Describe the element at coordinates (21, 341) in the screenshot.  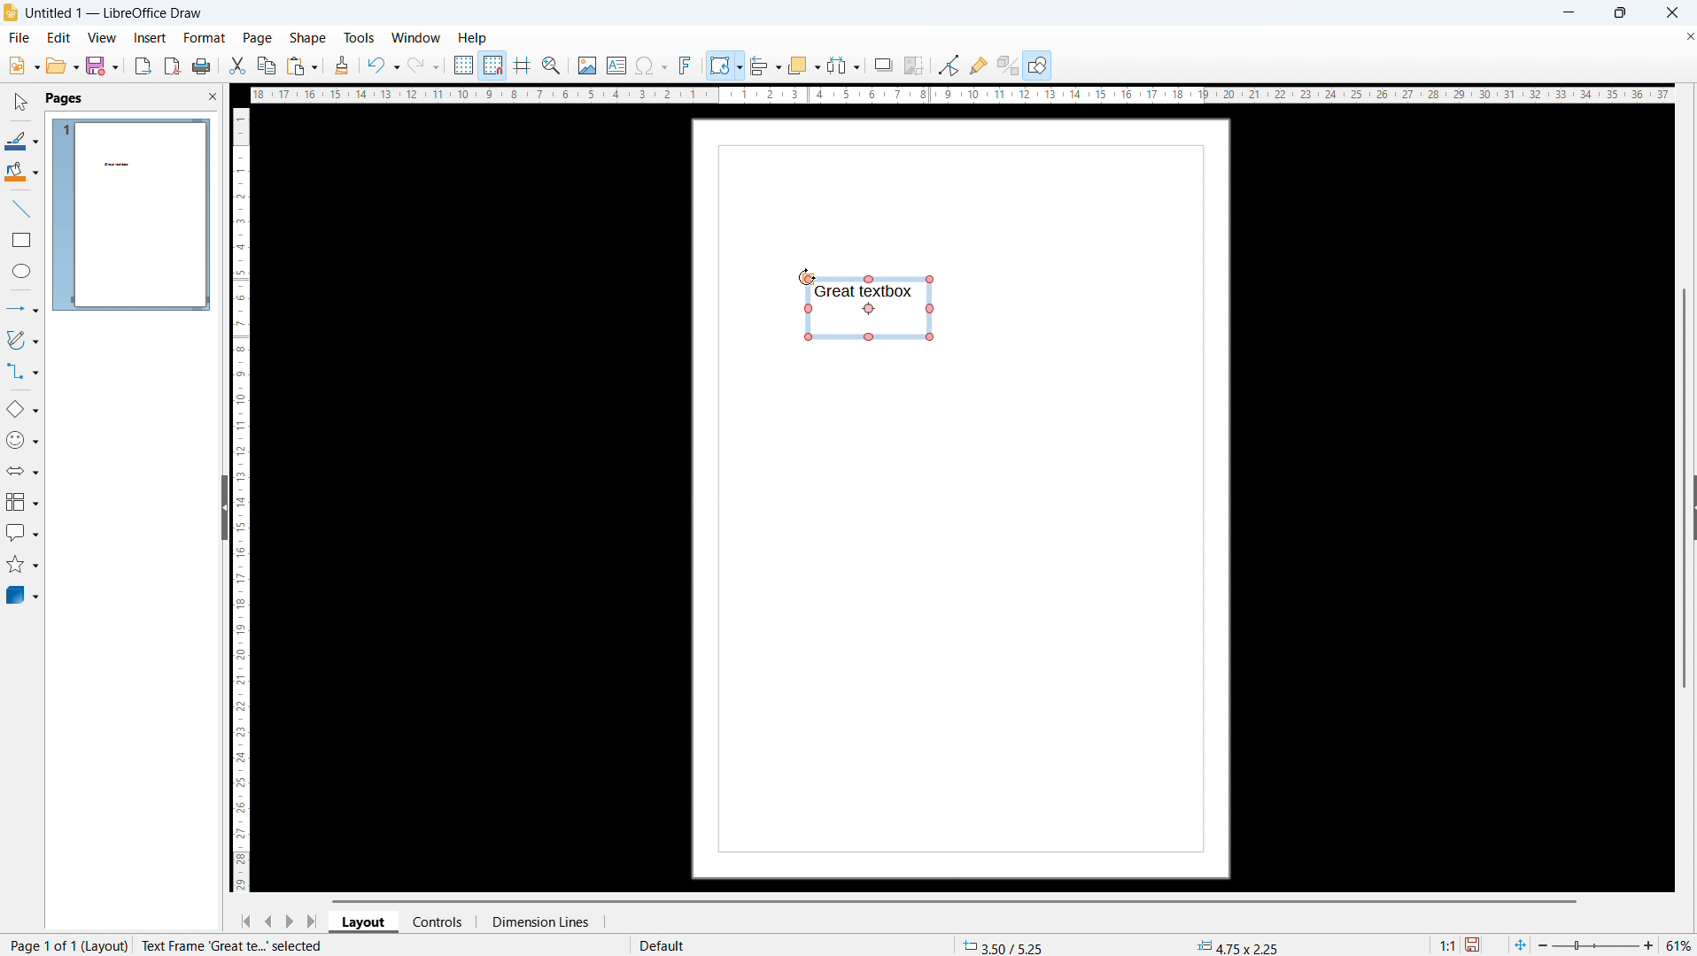
I see `curves and polygons` at that location.